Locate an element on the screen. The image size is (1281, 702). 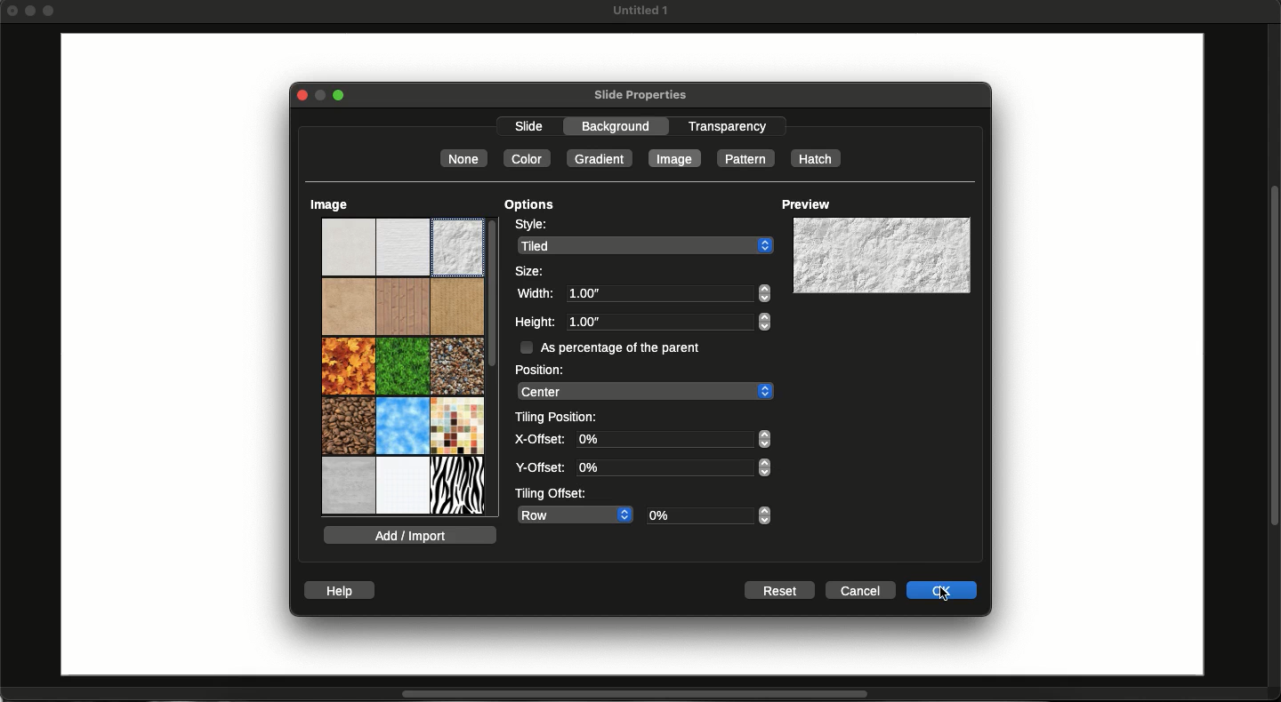
Help is located at coordinates (342, 591).